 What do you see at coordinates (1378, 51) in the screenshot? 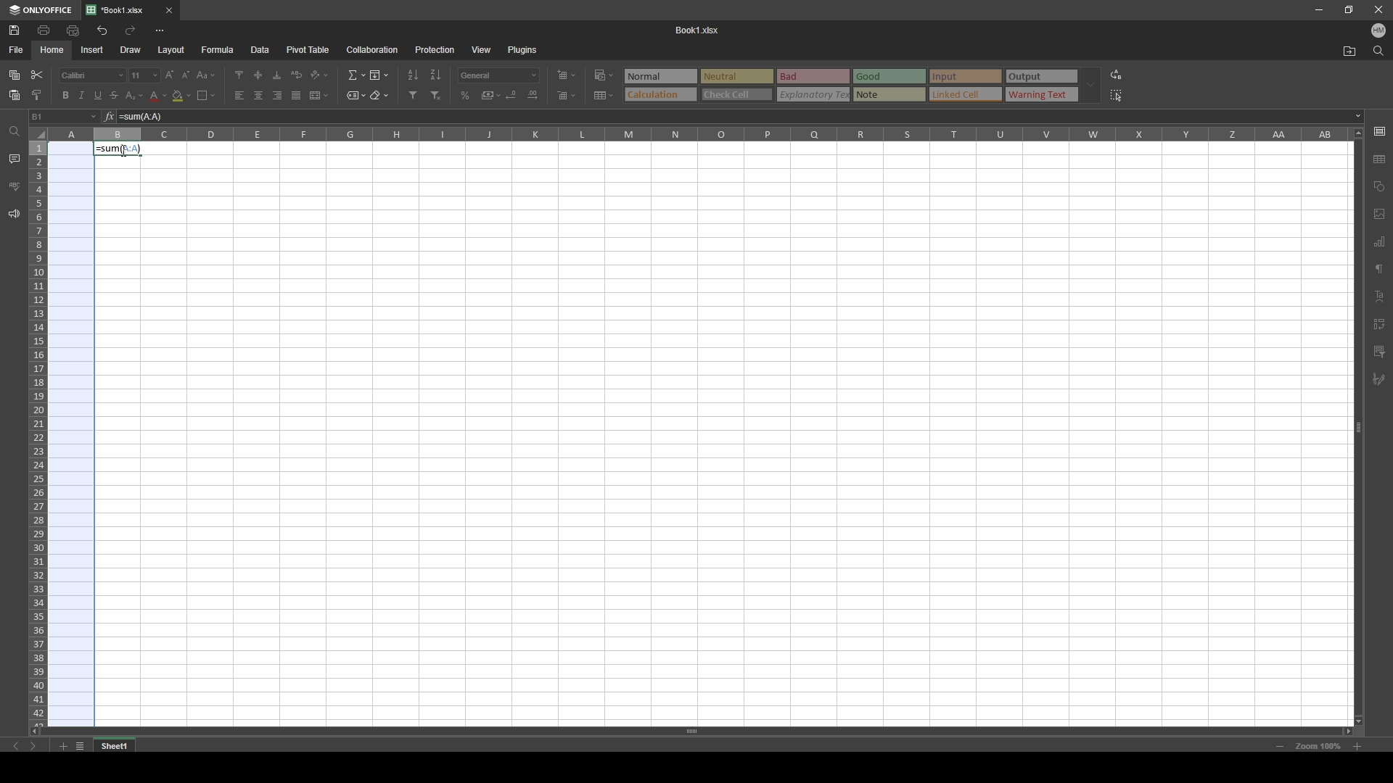
I see `search` at bounding box center [1378, 51].